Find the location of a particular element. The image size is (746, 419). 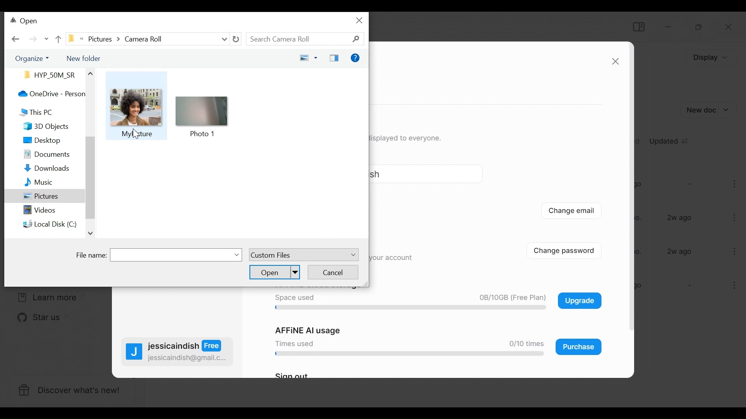

Discover what's new is located at coordinates (71, 391).